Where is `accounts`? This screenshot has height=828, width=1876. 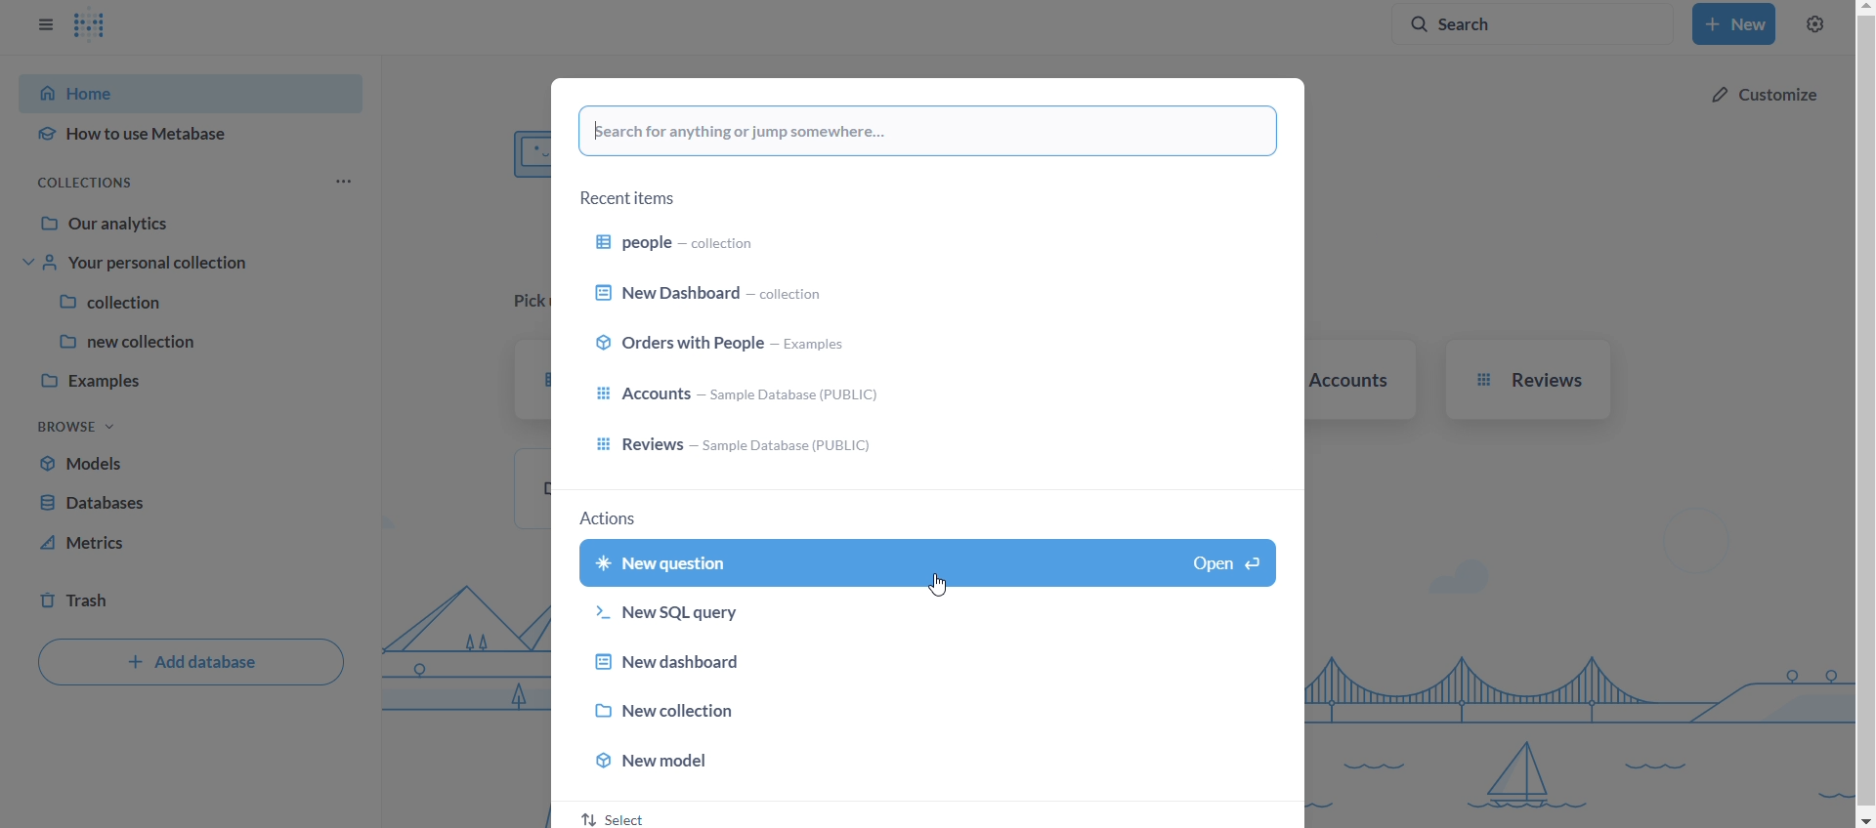
accounts is located at coordinates (750, 395).